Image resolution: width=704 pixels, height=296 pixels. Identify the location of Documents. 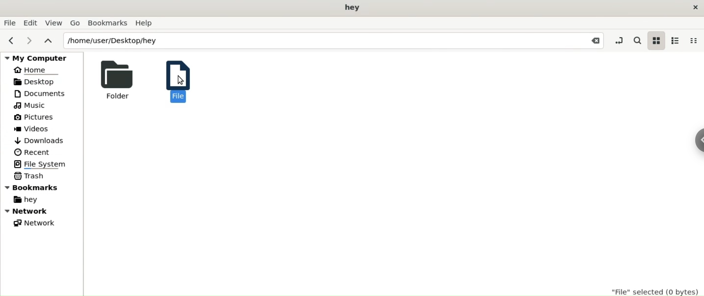
(38, 94).